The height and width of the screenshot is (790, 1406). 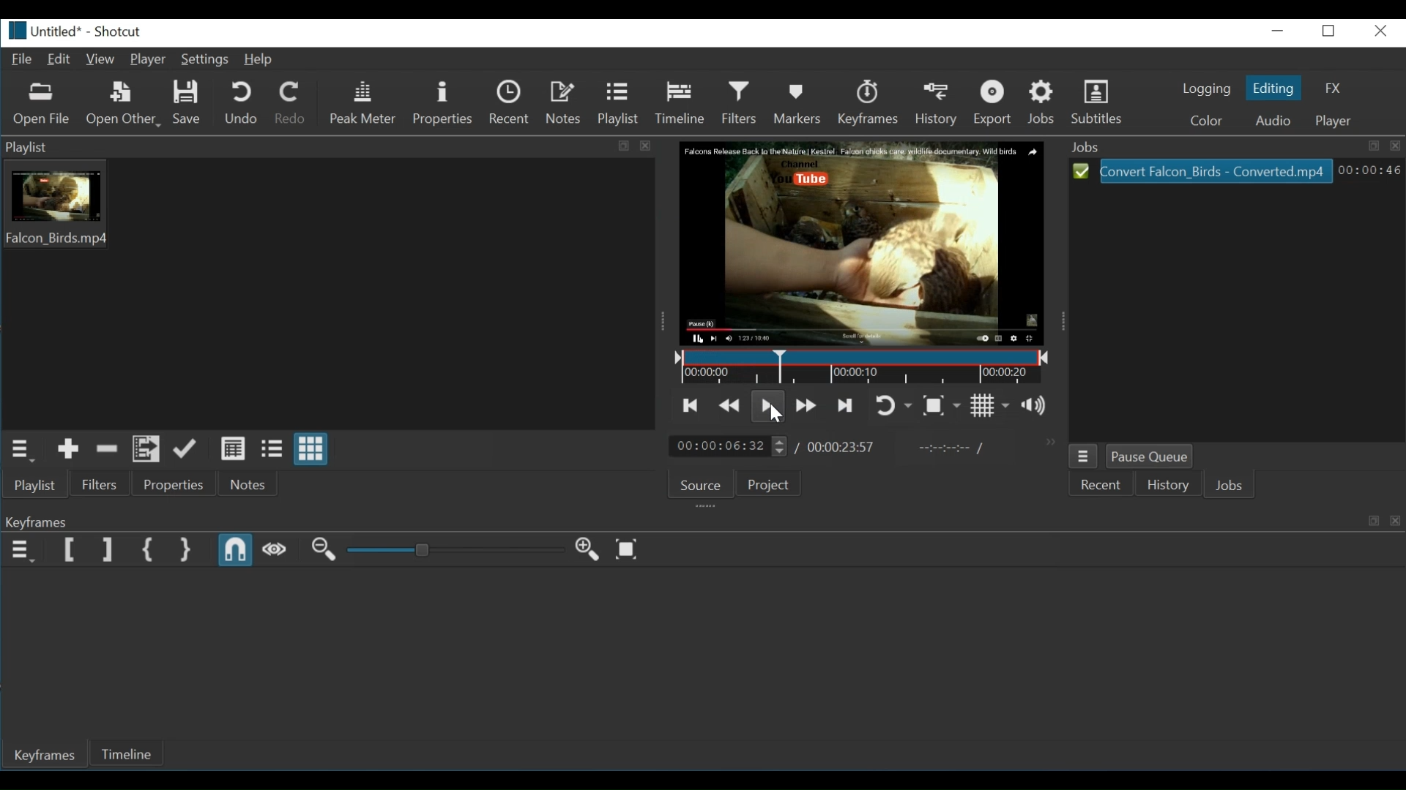 What do you see at coordinates (1334, 89) in the screenshot?
I see `FX` at bounding box center [1334, 89].